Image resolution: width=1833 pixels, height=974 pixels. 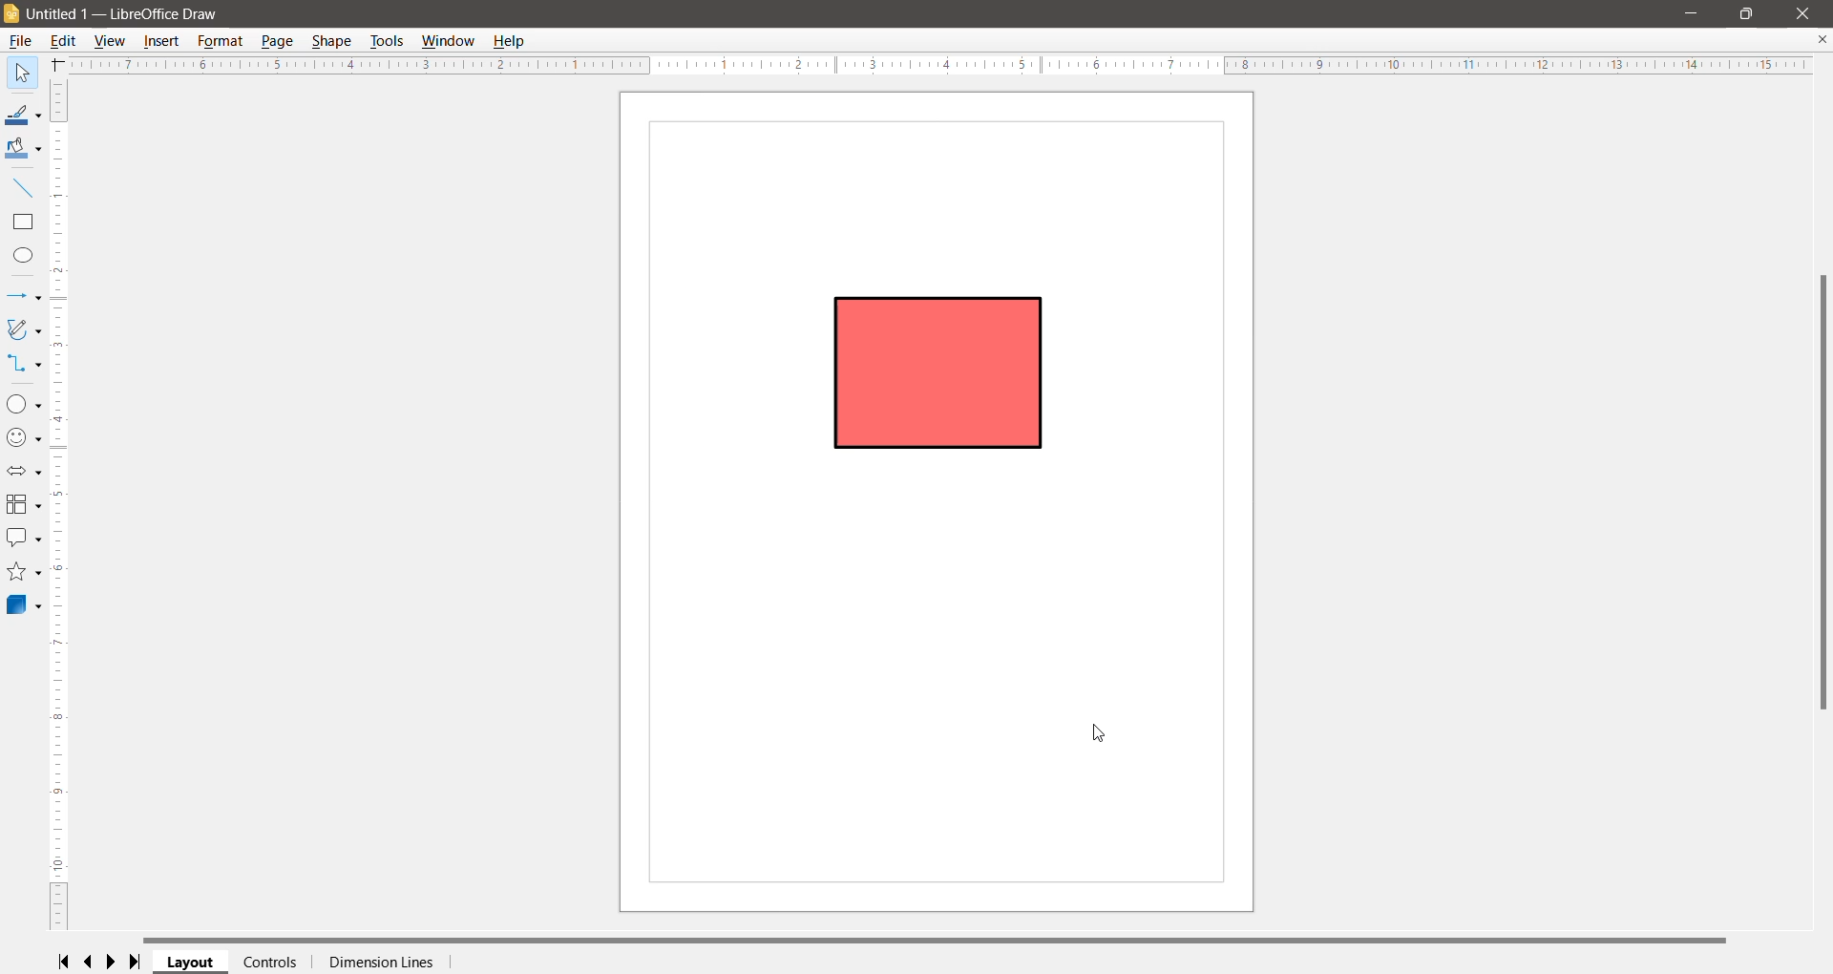 What do you see at coordinates (24, 150) in the screenshot?
I see `Fill Color` at bounding box center [24, 150].